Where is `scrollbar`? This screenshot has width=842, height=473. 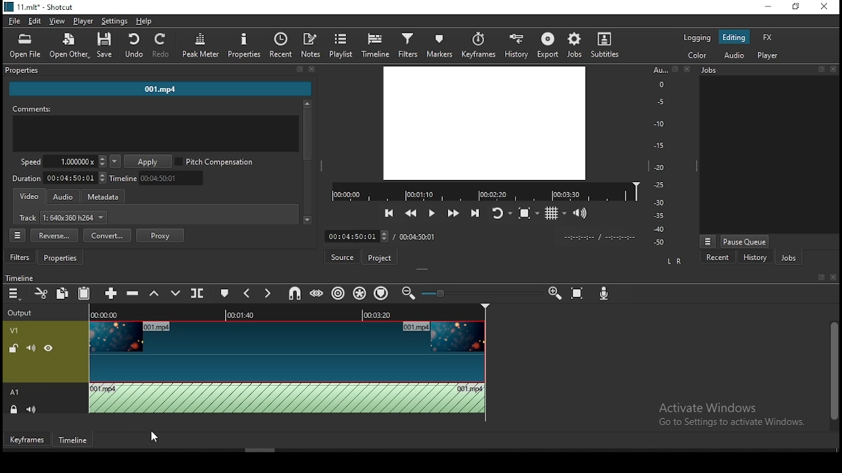 scrollbar is located at coordinates (833, 372).